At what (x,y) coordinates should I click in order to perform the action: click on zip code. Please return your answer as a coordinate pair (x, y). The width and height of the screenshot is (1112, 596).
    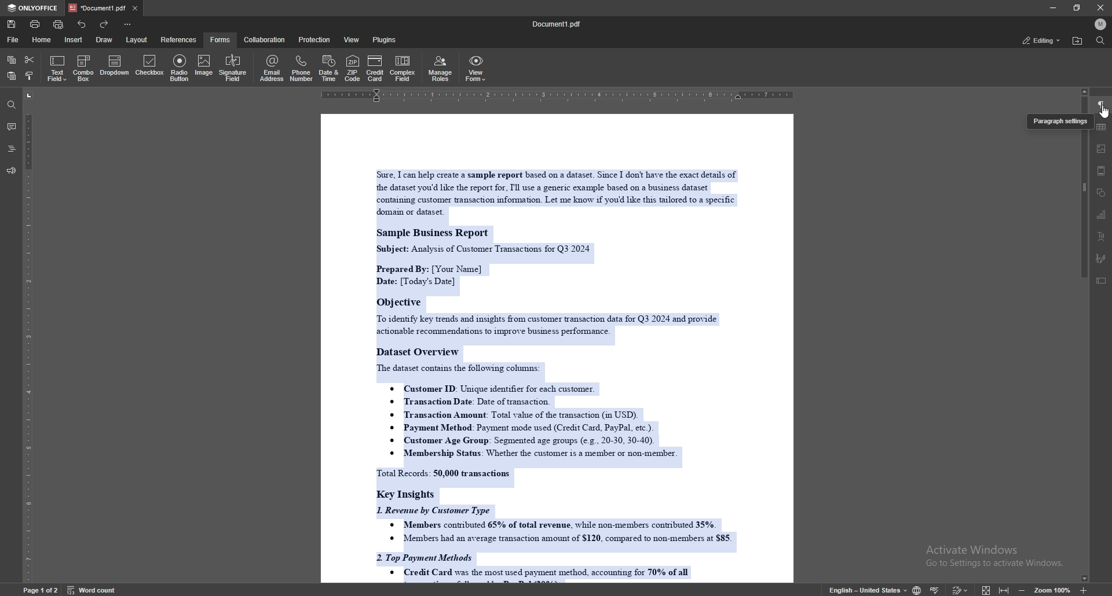
    Looking at the image, I should click on (352, 68).